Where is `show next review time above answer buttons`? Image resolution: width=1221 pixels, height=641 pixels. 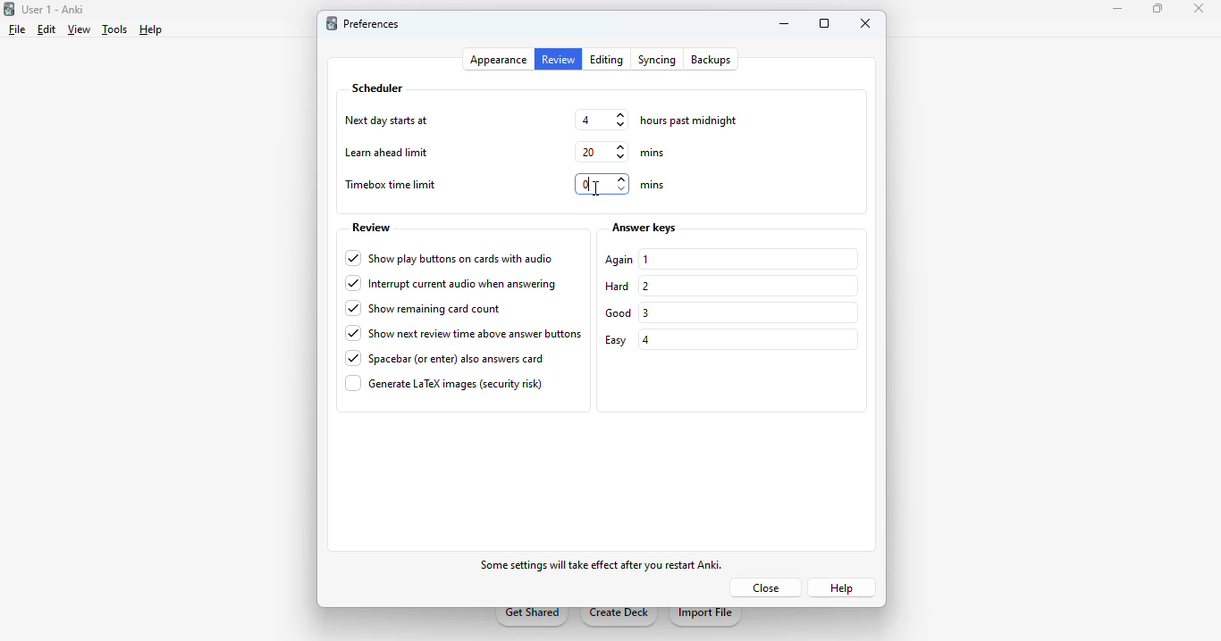 show next review time above answer buttons is located at coordinates (464, 333).